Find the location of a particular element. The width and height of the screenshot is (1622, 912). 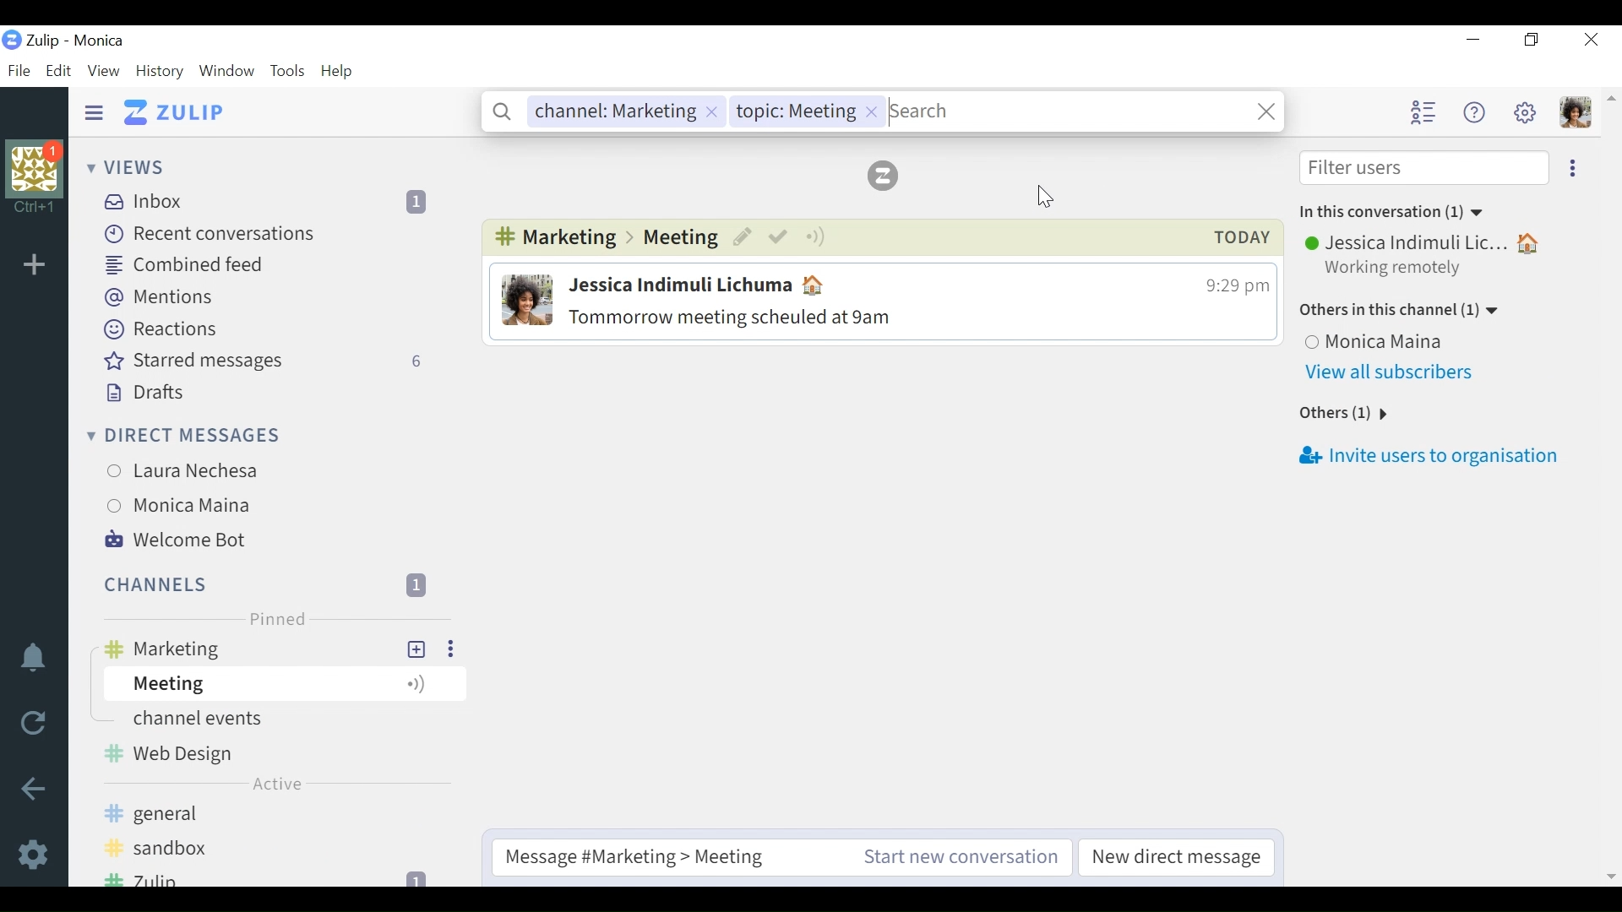

channel events is located at coordinates (243, 719).